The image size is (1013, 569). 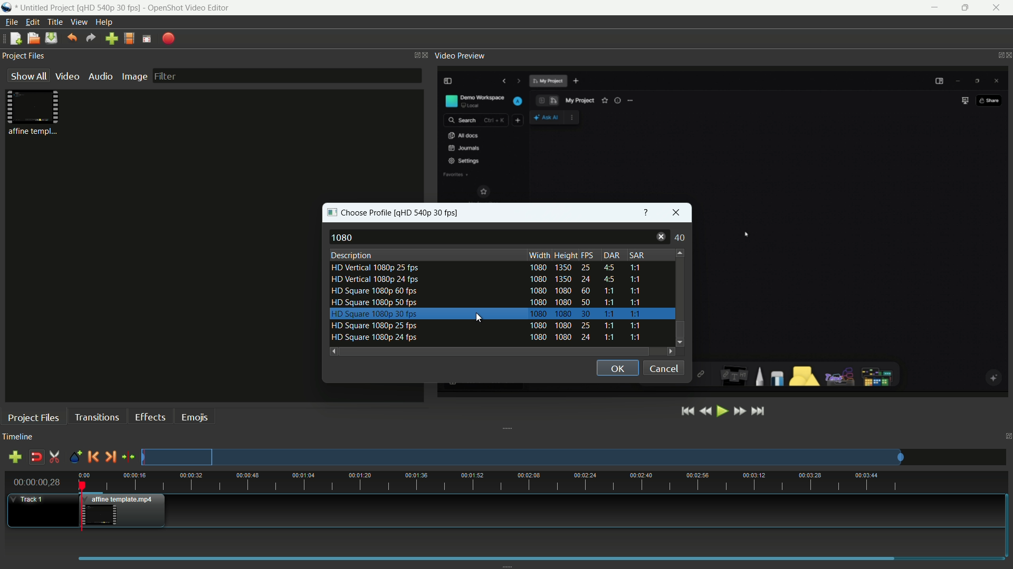 What do you see at coordinates (286, 75) in the screenshot?
I see `filter bar` at bounding box center [286, 75].